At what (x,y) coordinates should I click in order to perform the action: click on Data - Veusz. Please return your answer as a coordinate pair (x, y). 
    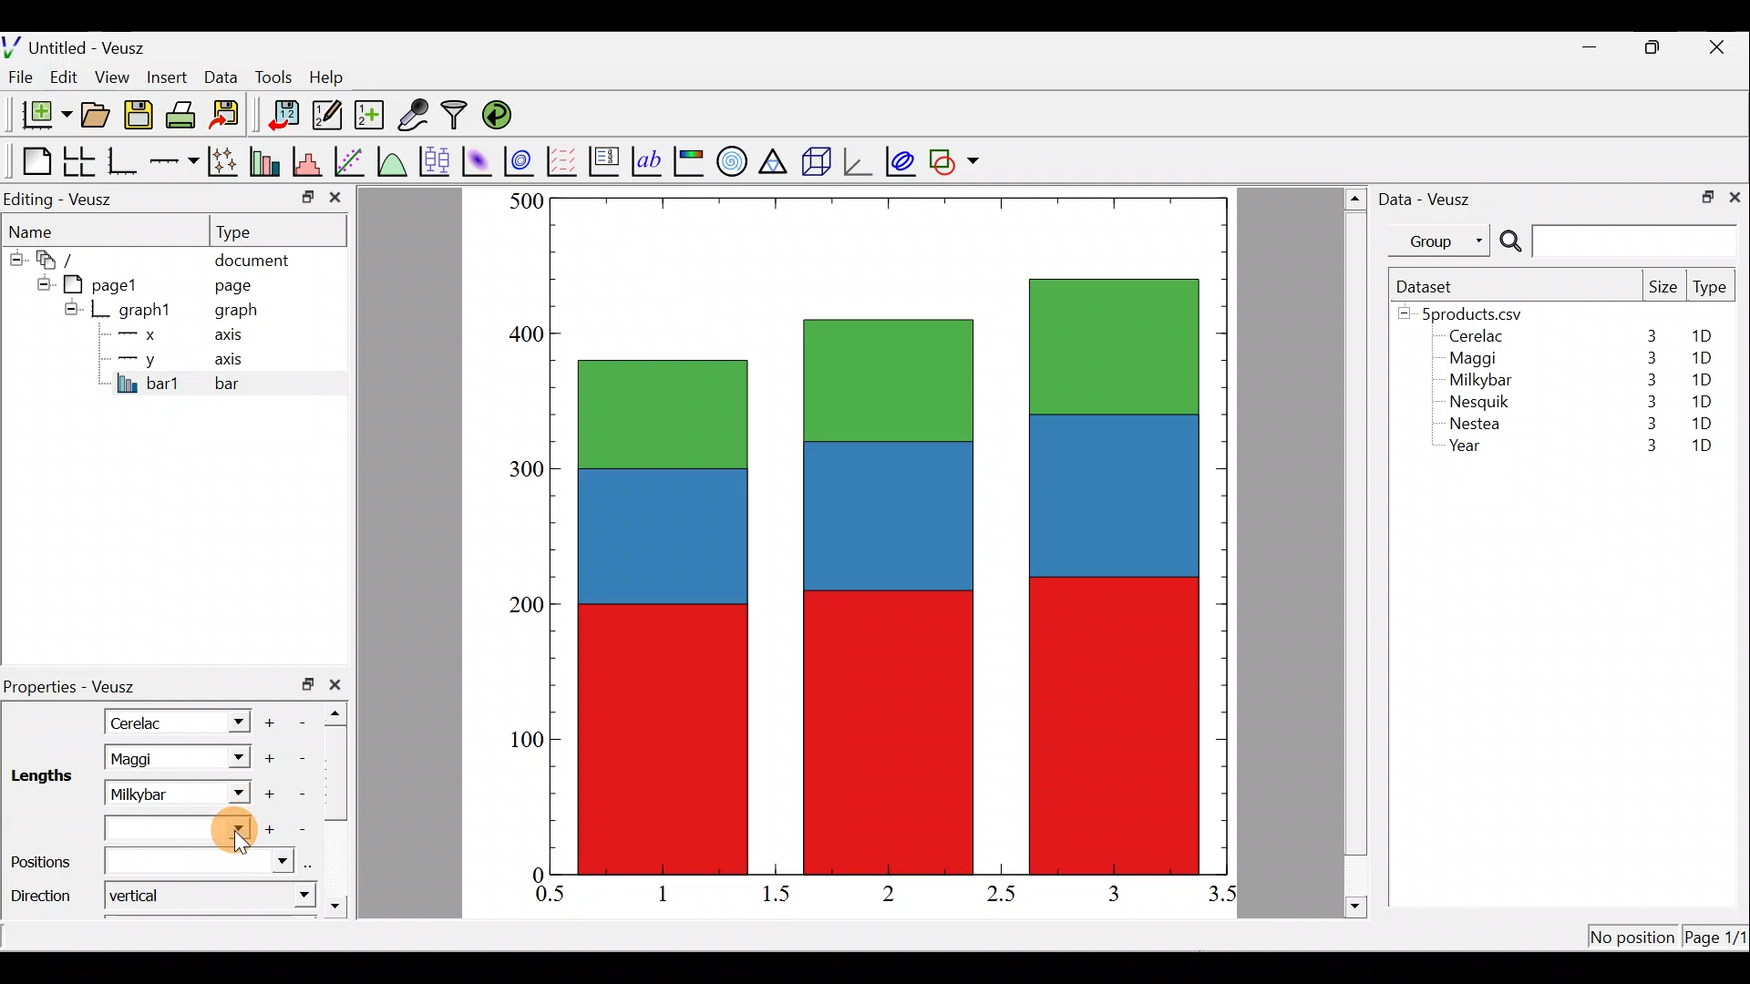
    Looking at the image, I should click on (1429, 197).